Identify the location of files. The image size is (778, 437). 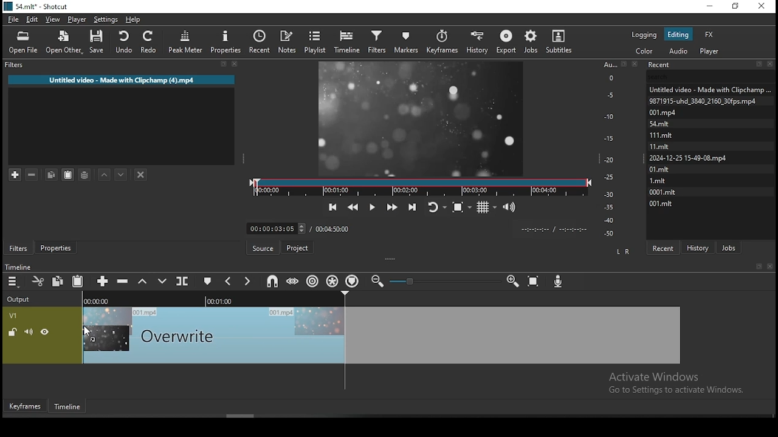
(657, 180).